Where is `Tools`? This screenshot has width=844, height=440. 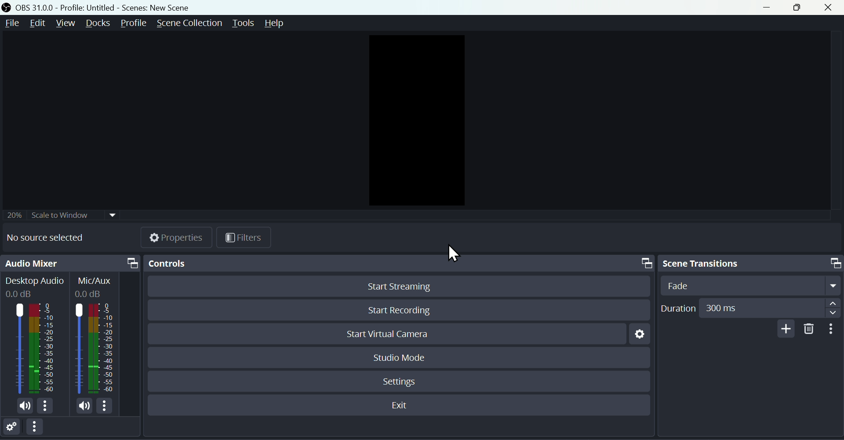
Tools is located at coordinates (244, 22).